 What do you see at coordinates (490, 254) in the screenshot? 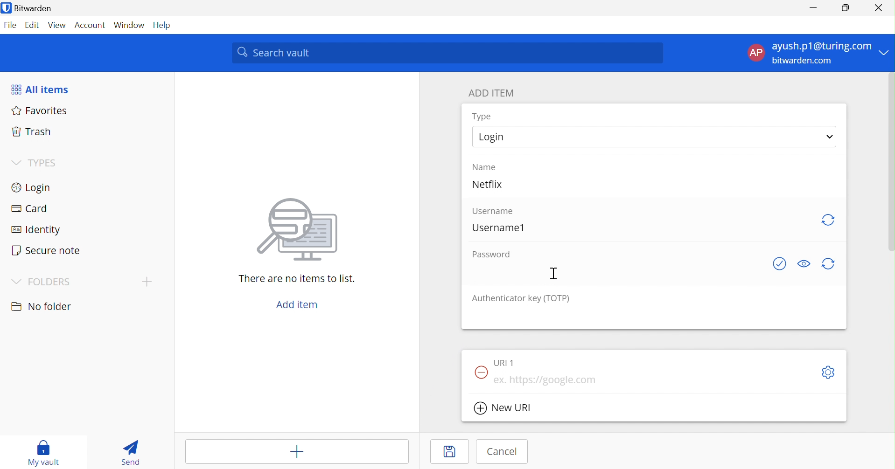
I see `Password` at bounding box center [490, 254].